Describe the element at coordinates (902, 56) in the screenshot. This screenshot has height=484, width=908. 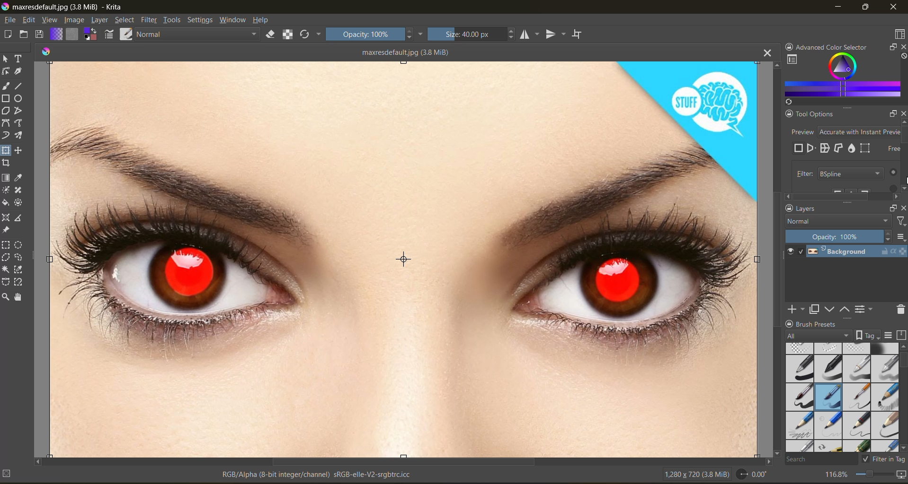
I see `clear all color search history` at that location.